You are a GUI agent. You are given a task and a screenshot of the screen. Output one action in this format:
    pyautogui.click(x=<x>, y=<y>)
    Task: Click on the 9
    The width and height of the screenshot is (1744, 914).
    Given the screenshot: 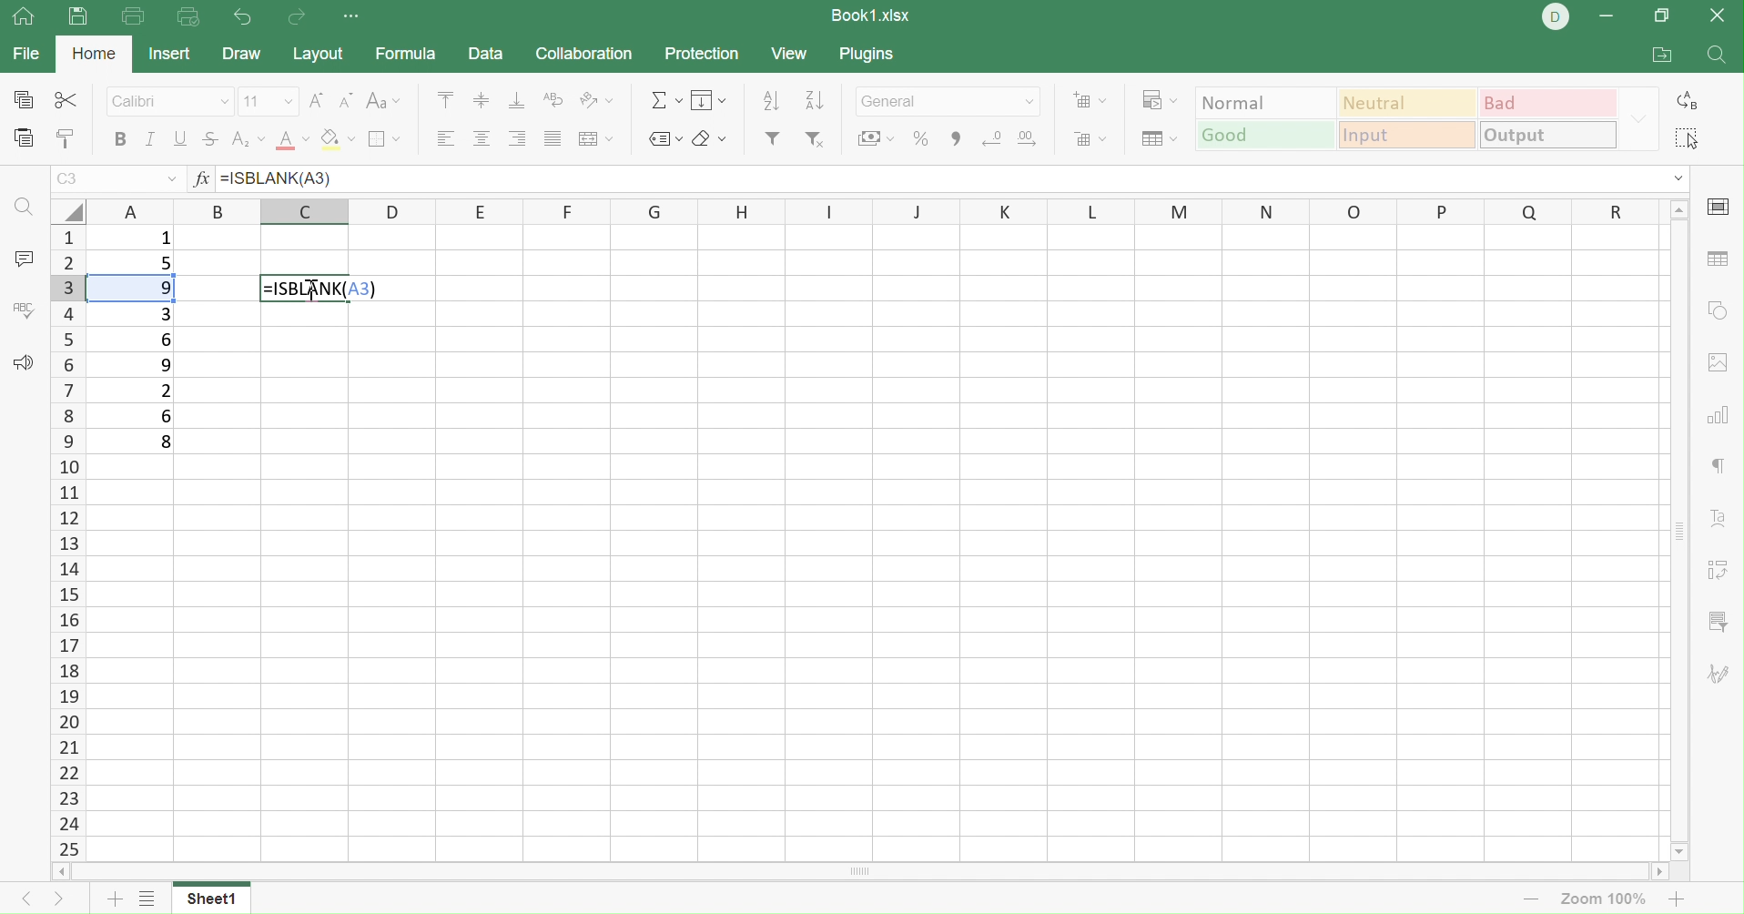 What is the action you would take?
    pyautogui.click(x=164, y=288)
    